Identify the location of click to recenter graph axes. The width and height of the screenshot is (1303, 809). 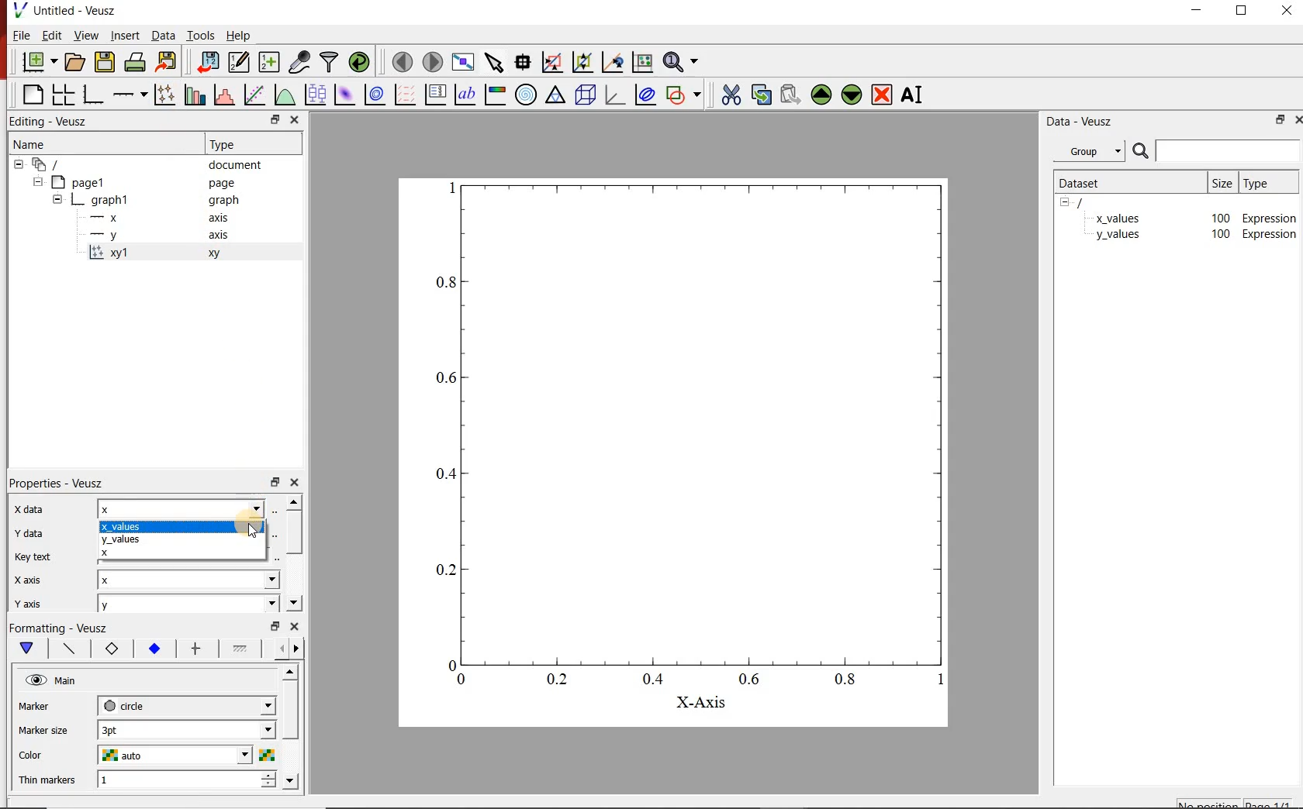
(612, 63).